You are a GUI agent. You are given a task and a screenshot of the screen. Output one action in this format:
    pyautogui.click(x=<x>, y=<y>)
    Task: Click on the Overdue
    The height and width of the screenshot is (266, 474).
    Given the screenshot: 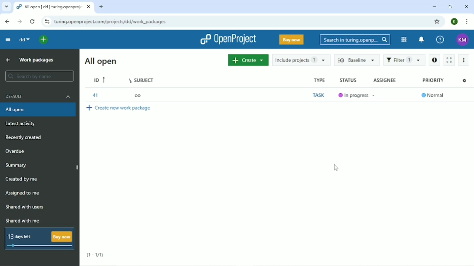 What is the action you would take?
    pyautogui.click(x=15, y=152)
    